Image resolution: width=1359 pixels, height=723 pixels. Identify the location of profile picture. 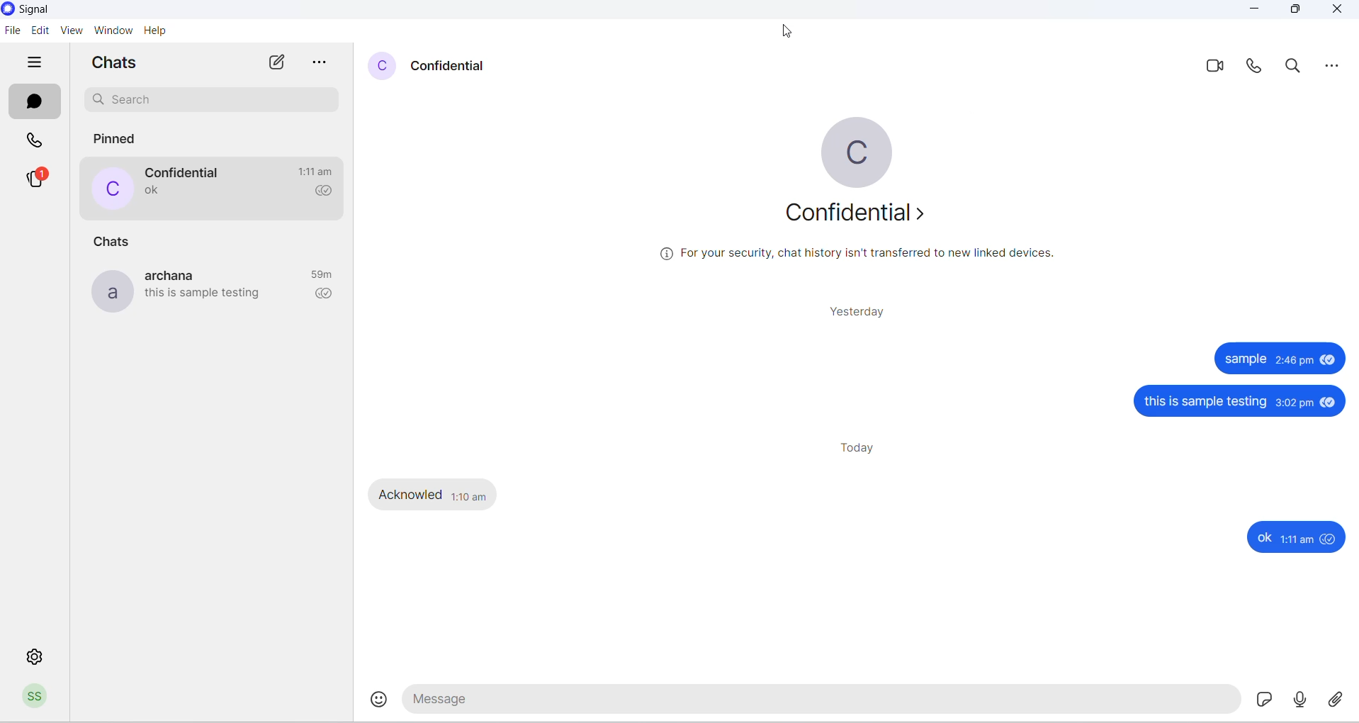
(110, 191).